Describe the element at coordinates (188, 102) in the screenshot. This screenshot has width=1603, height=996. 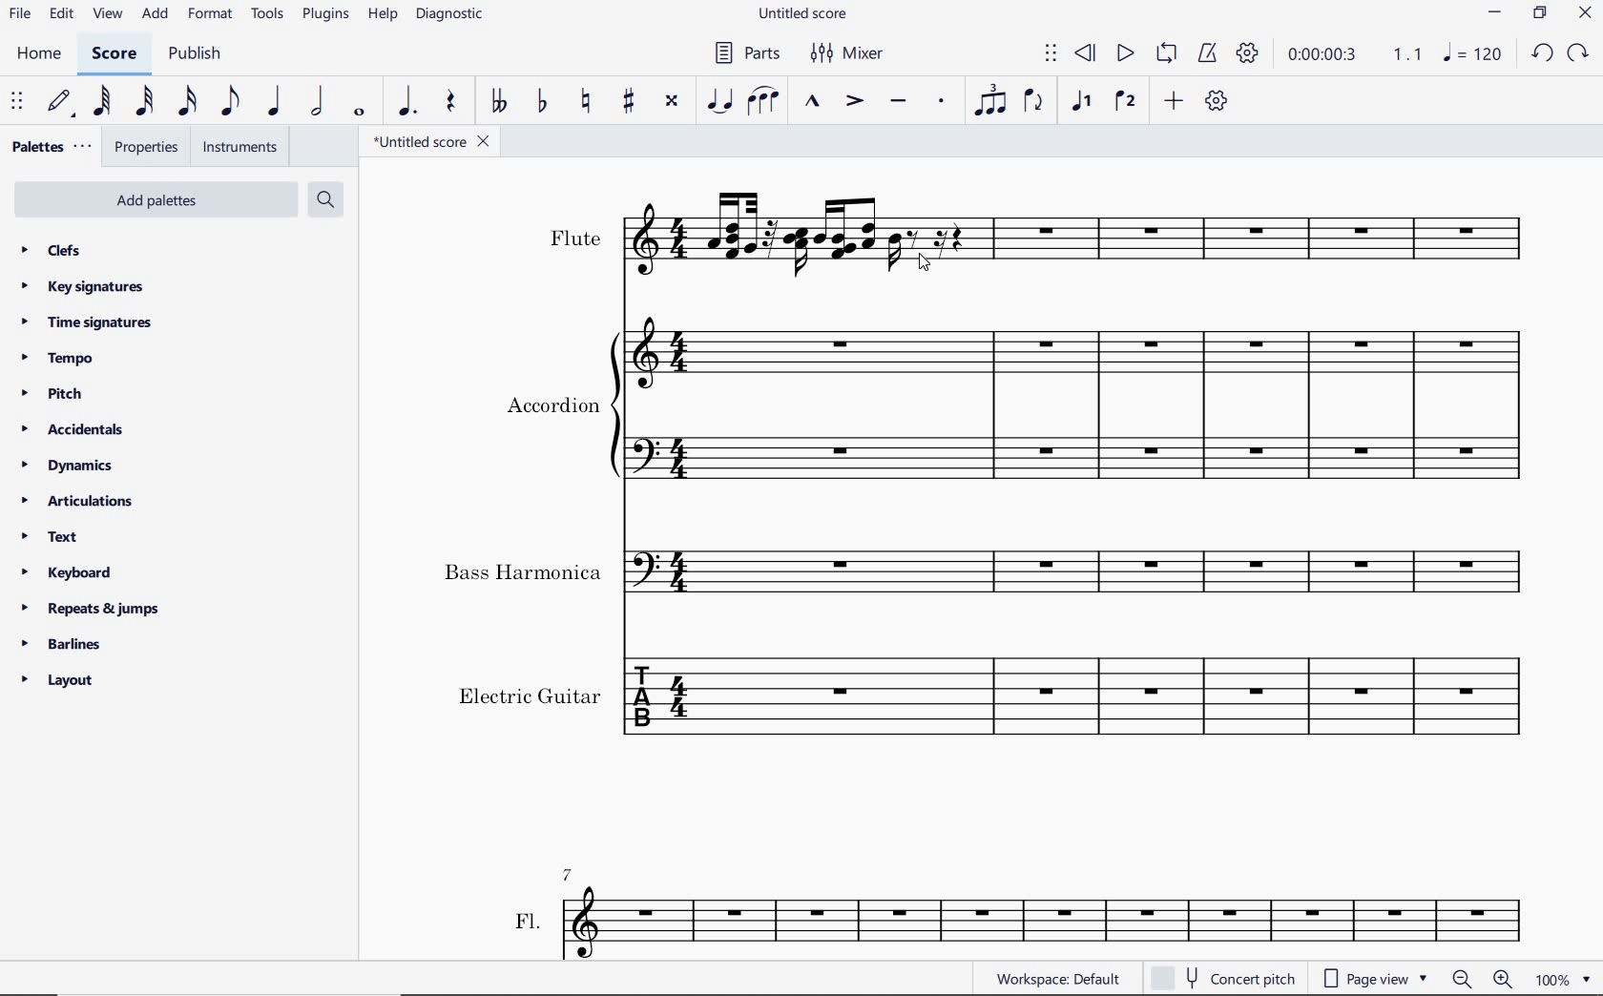
I see `16th note` at that location.